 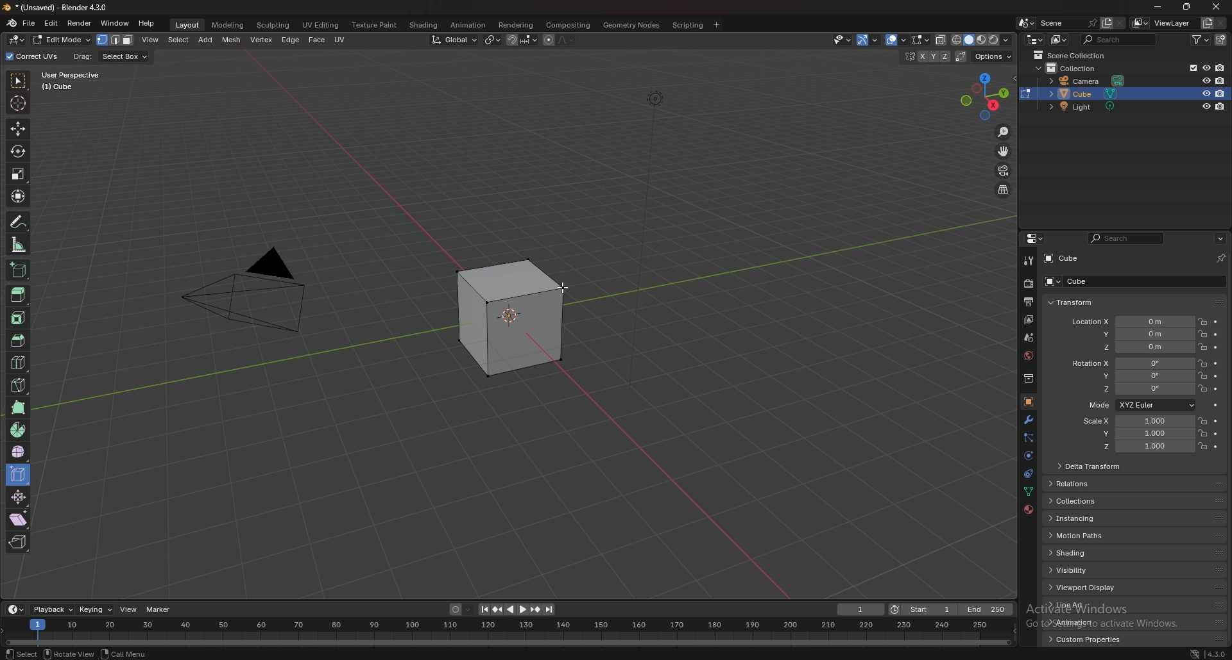 I want to click on texture paint, so click(x=374, y=25).